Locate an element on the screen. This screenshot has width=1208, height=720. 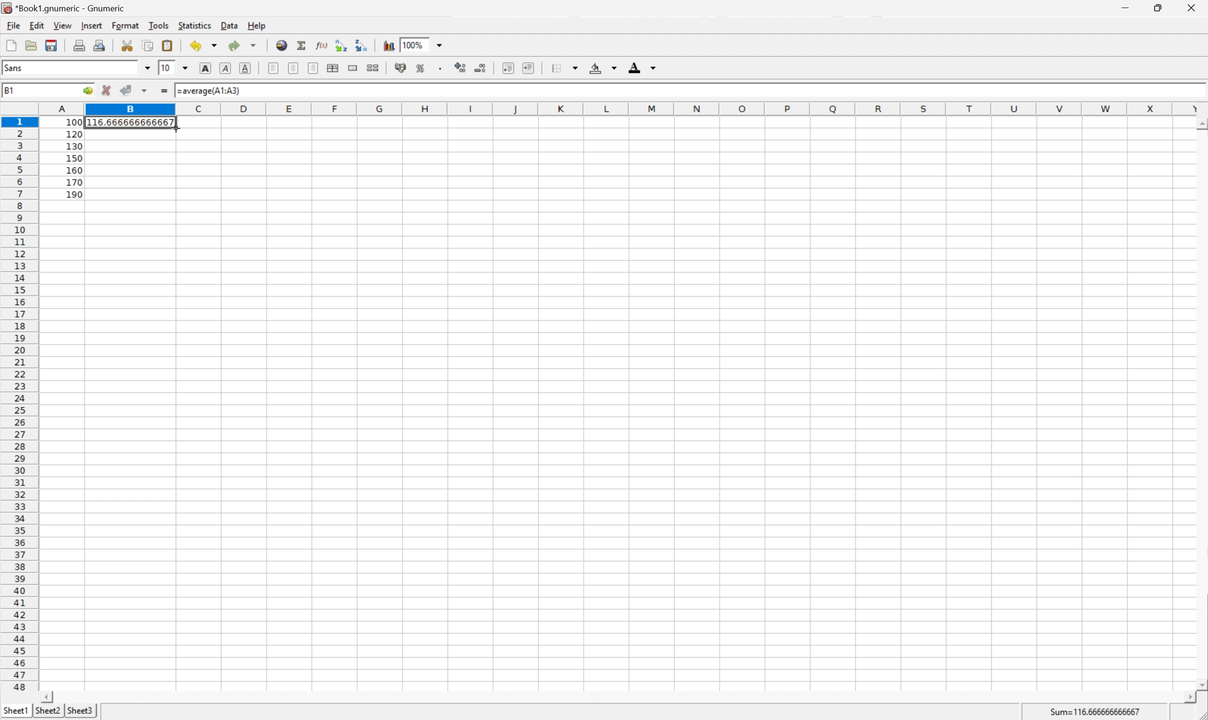
Tools is located at coordinates (161, 26).